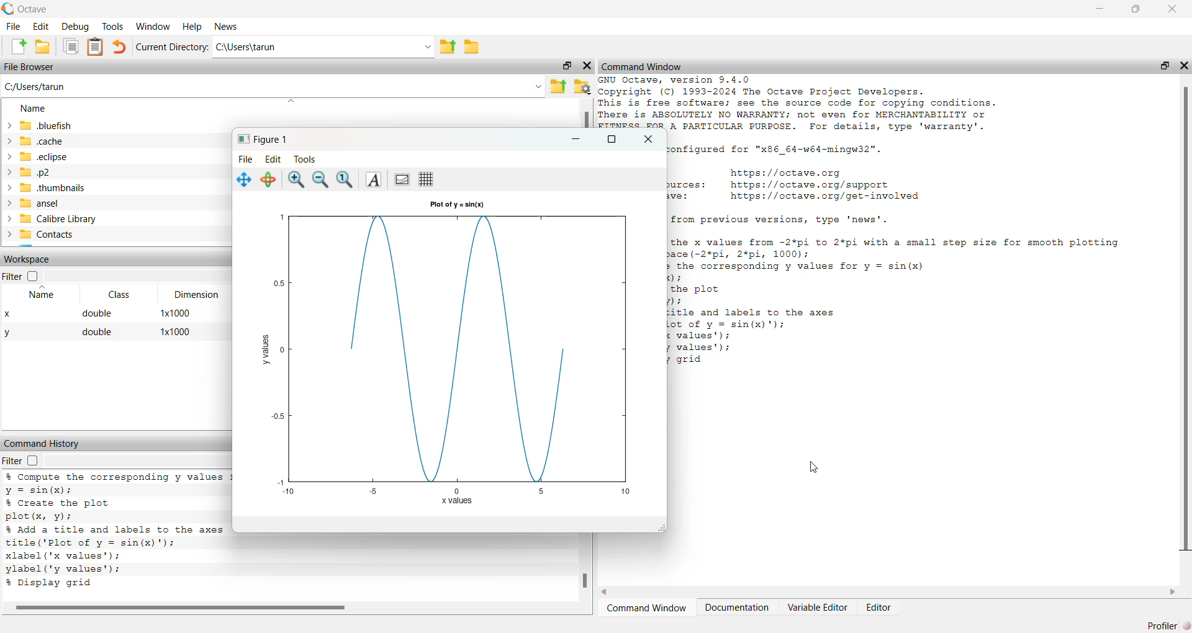  I want to click on reset zoom, so click(346, 180).